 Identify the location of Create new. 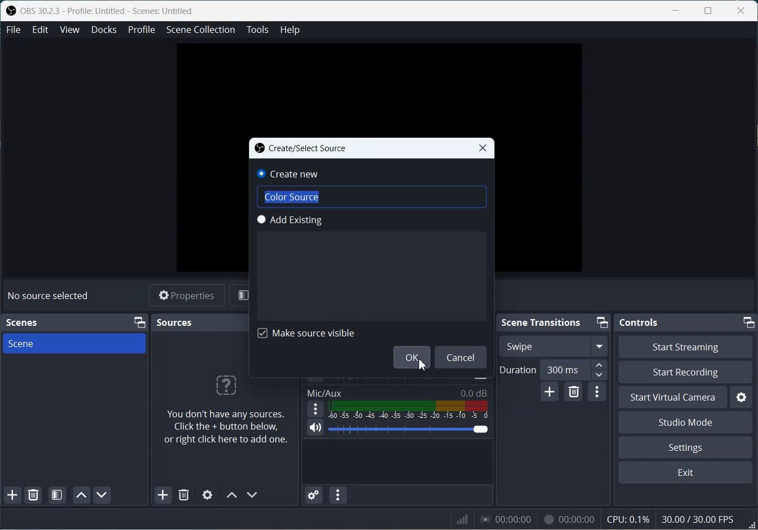
(289, 174).